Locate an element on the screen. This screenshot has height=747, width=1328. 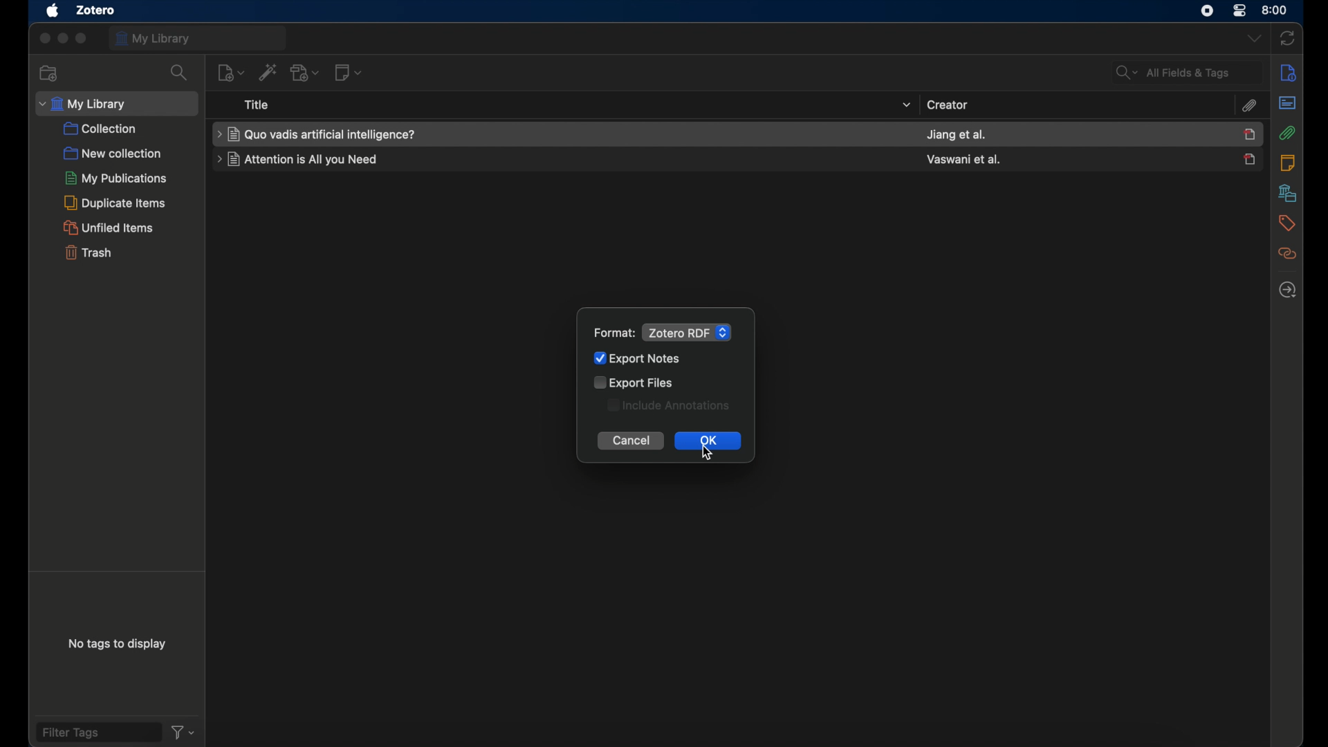
new note is located at coordinates (348, 73).